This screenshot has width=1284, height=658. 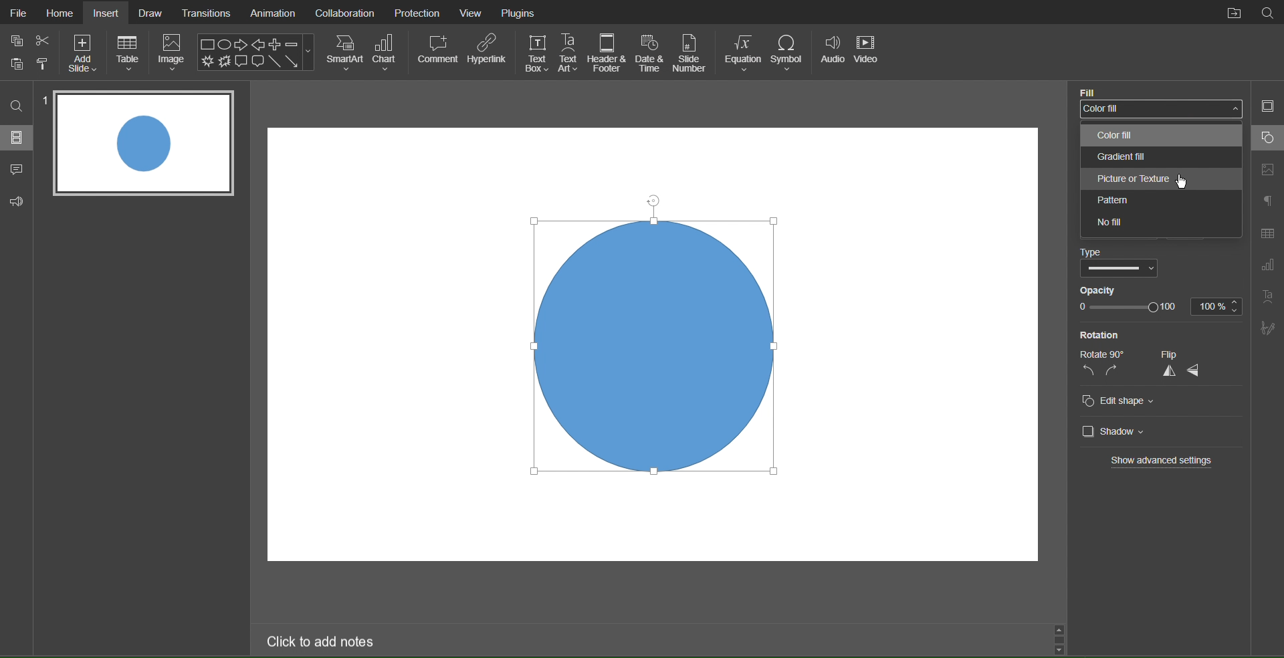 I want to click on Image Settings, so click(x=1265, y=169).